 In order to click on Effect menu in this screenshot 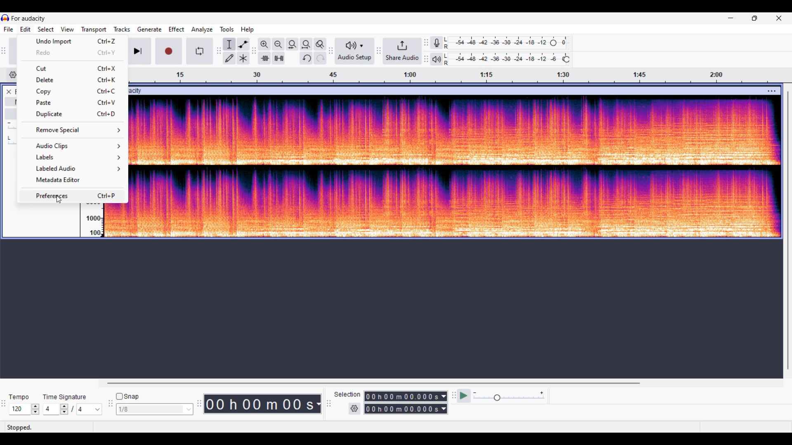, I will do `click(177, 29)`.